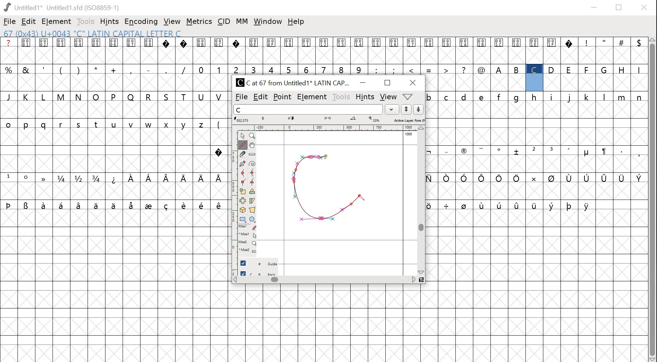  I want to click on zoom, so click(253, 136).